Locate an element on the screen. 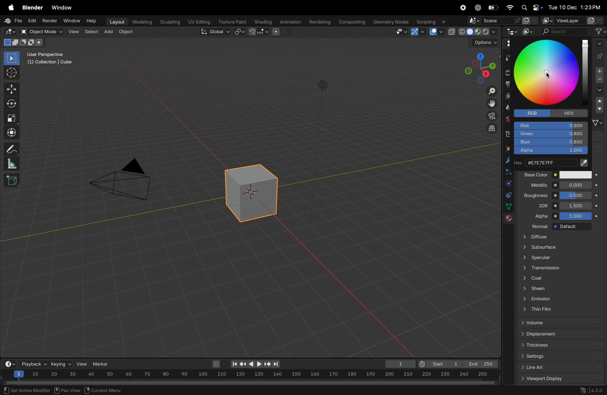 Image resolution: width=607 pixels, height=395 pixels. pin is located at coordinates (600, 51).